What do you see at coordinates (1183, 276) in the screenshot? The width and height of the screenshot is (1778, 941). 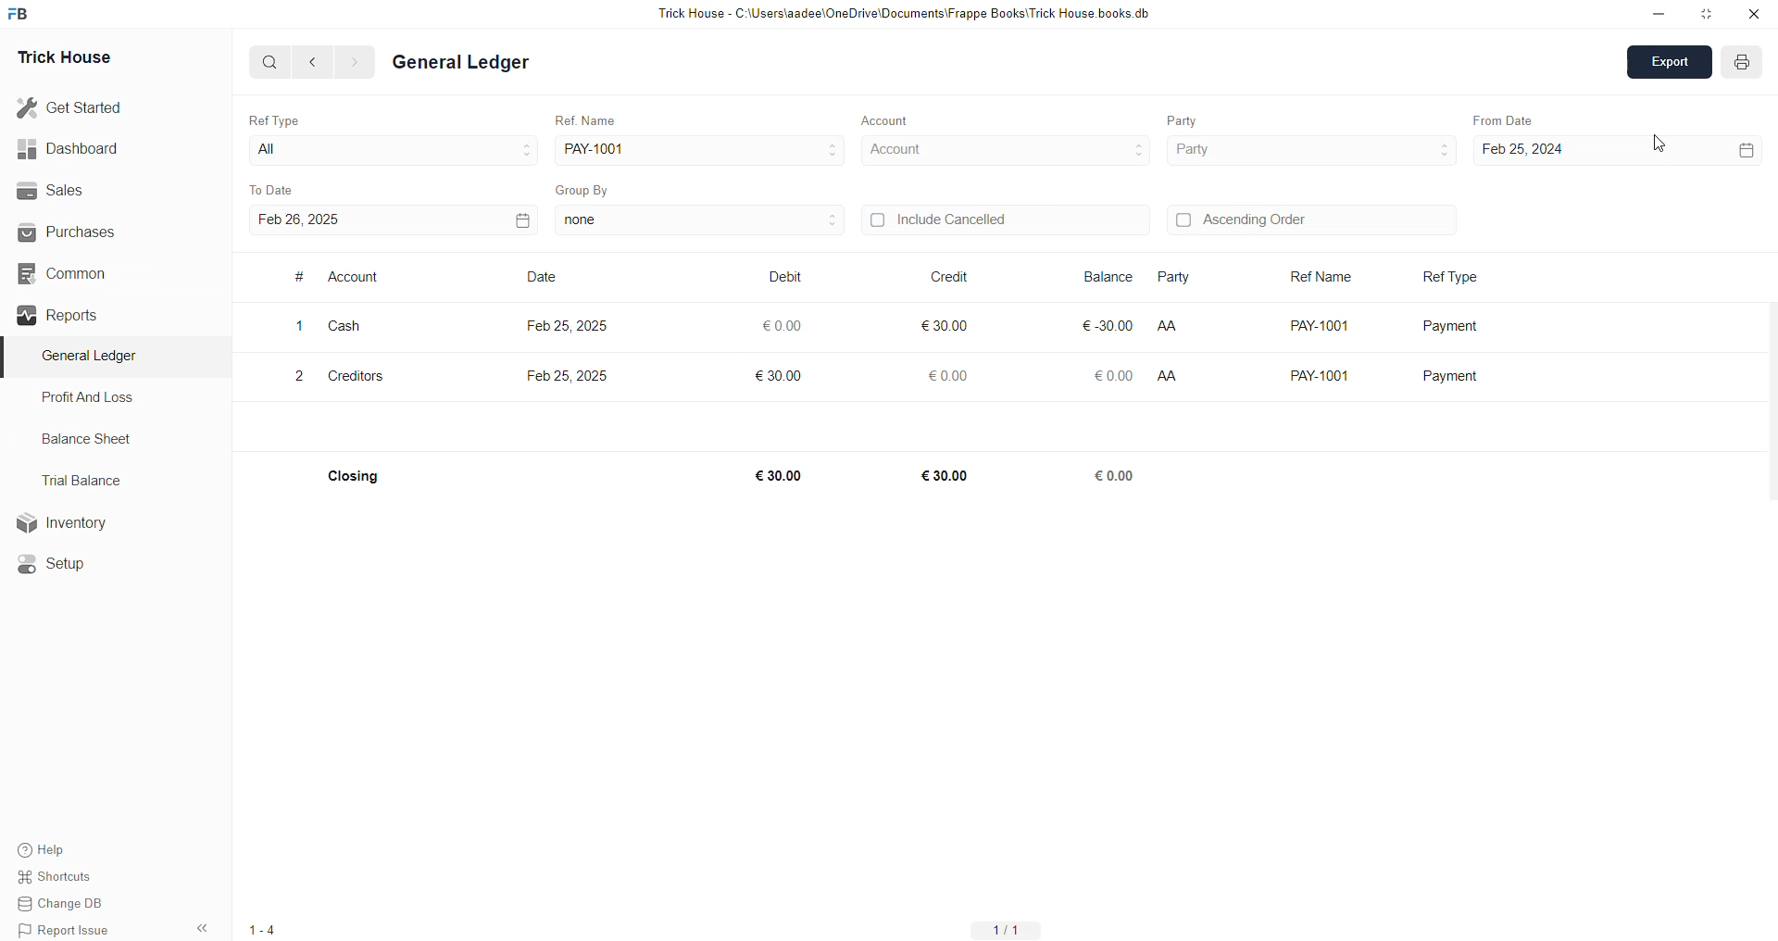 I see `Party` at bounding box center [1183, 276].